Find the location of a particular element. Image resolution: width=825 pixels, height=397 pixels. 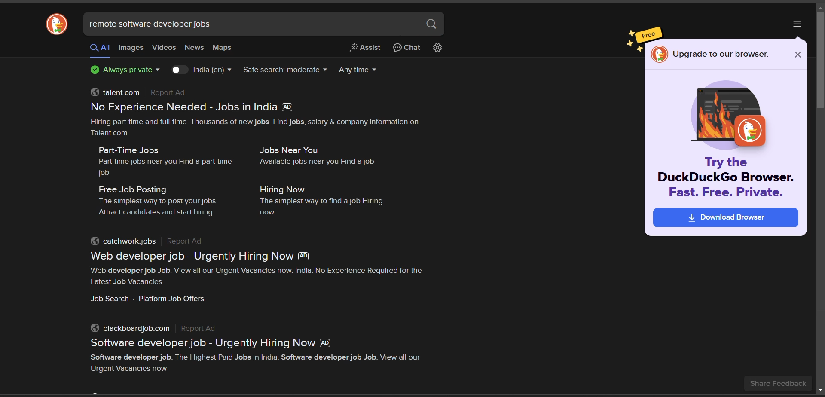

The simplest way to post your jobs Attract candidates and start hiring is located at coordinates (157, 208).